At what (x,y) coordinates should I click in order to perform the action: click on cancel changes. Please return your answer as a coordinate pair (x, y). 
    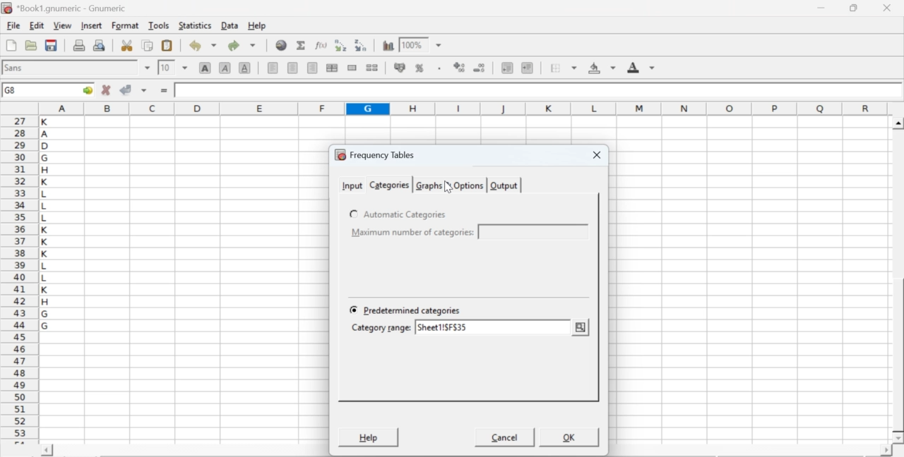
    Looking at the image, I should click on (107, 90).